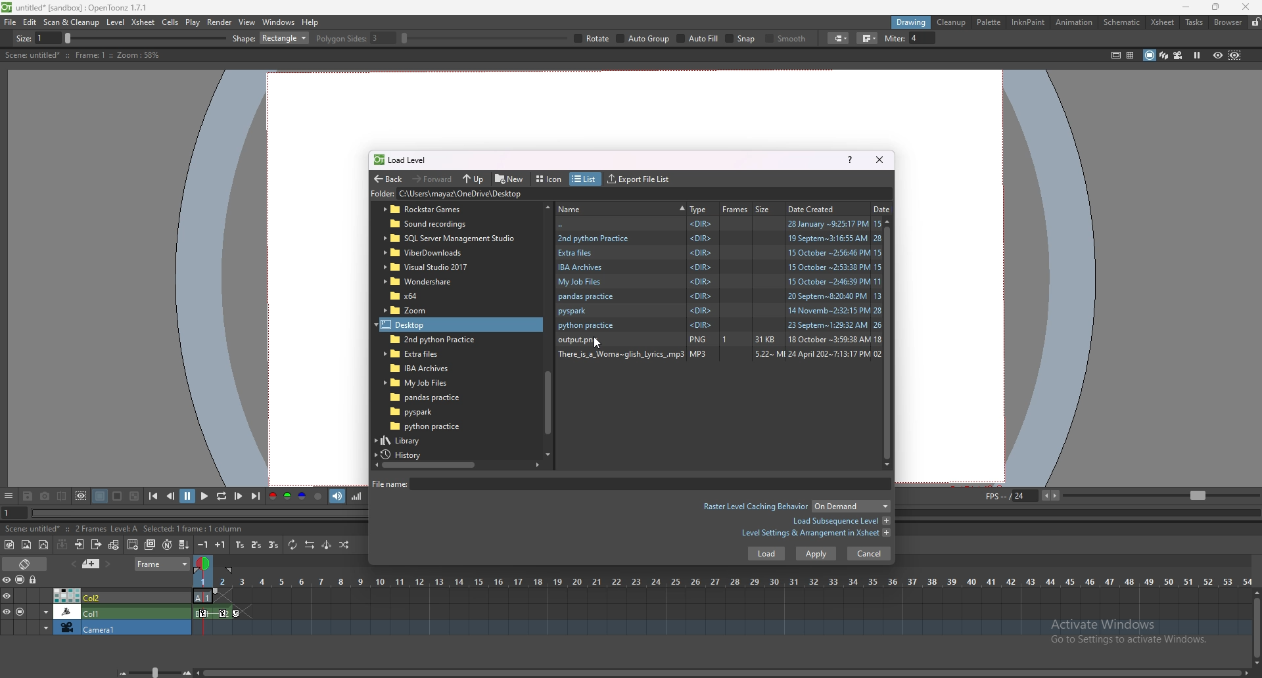 The height and width of the screenshot is (678, 1262). Describe the element at coordinates (720, 224) in the screenshot. I see `back` at that location.